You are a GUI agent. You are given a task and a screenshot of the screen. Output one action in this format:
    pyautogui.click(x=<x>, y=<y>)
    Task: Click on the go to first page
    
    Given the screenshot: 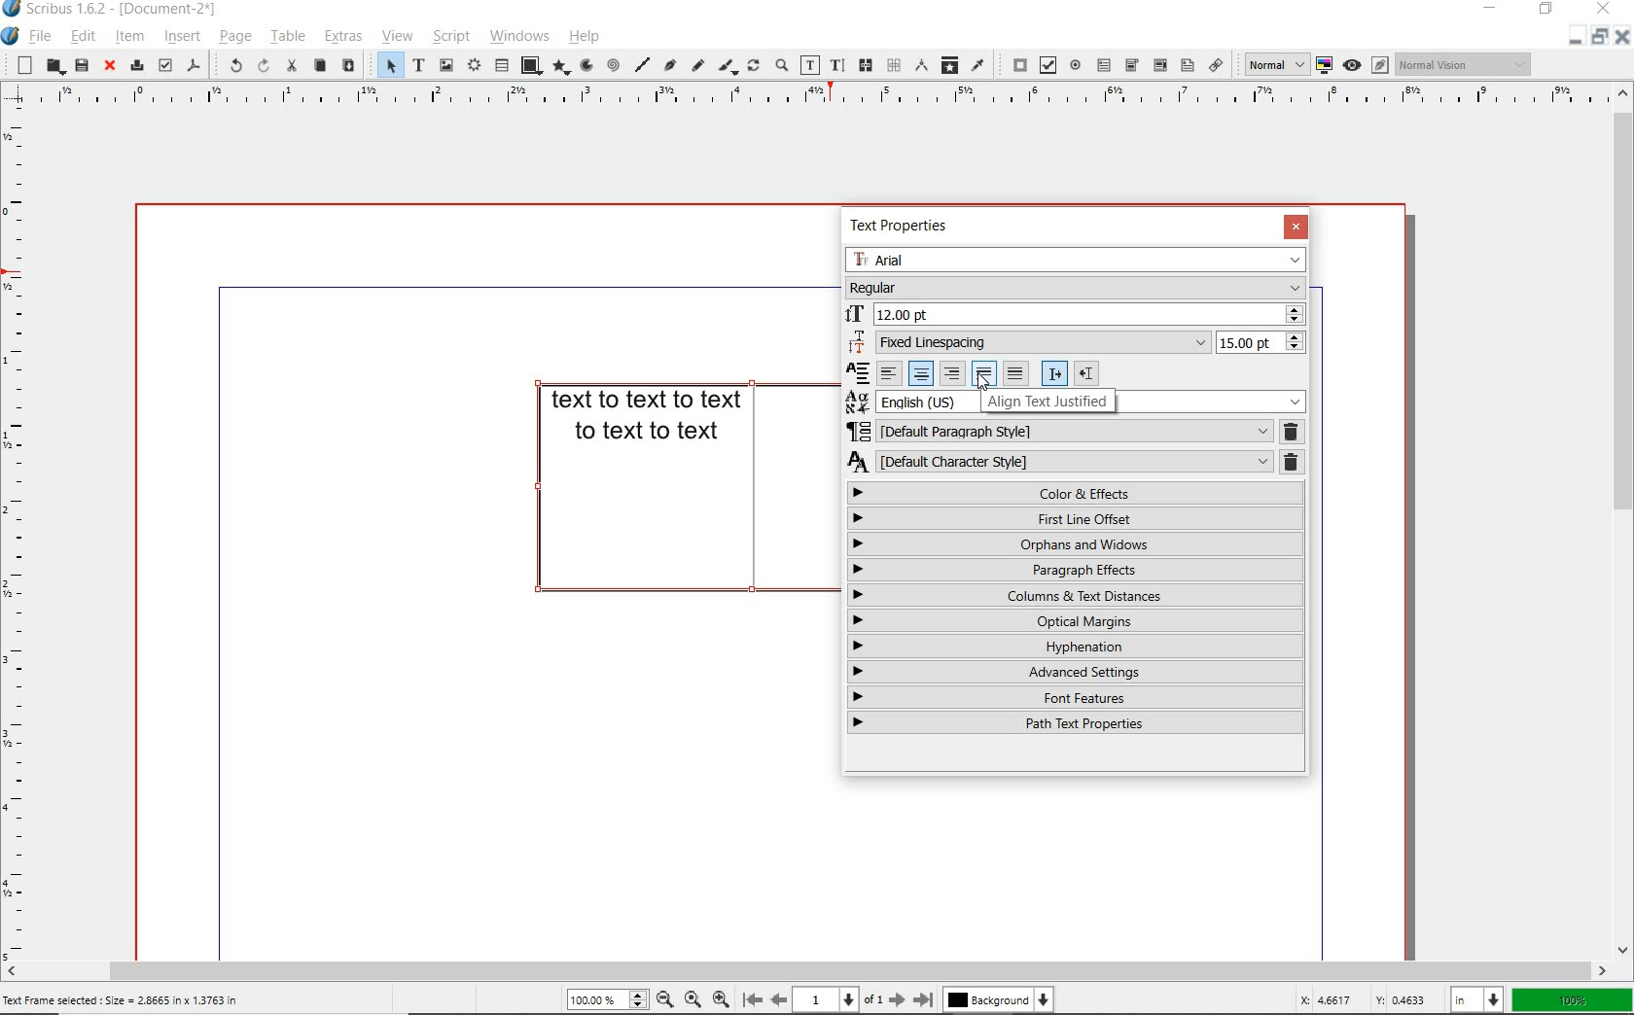 What is the action you would take?
    pyautogui.click(x=753, y=999)
    